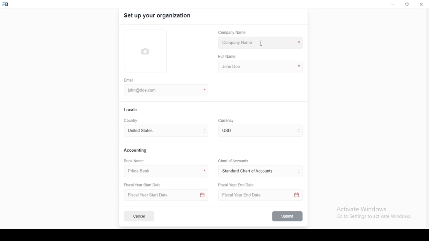  I want to click on company name, so click(261, 43).